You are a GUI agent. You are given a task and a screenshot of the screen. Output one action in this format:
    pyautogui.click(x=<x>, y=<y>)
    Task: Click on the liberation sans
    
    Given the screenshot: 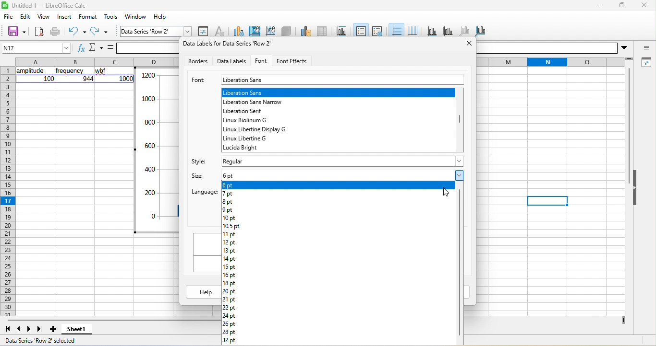 What is the action you would take?
    pyautogui.click(x=343, y=80)
    